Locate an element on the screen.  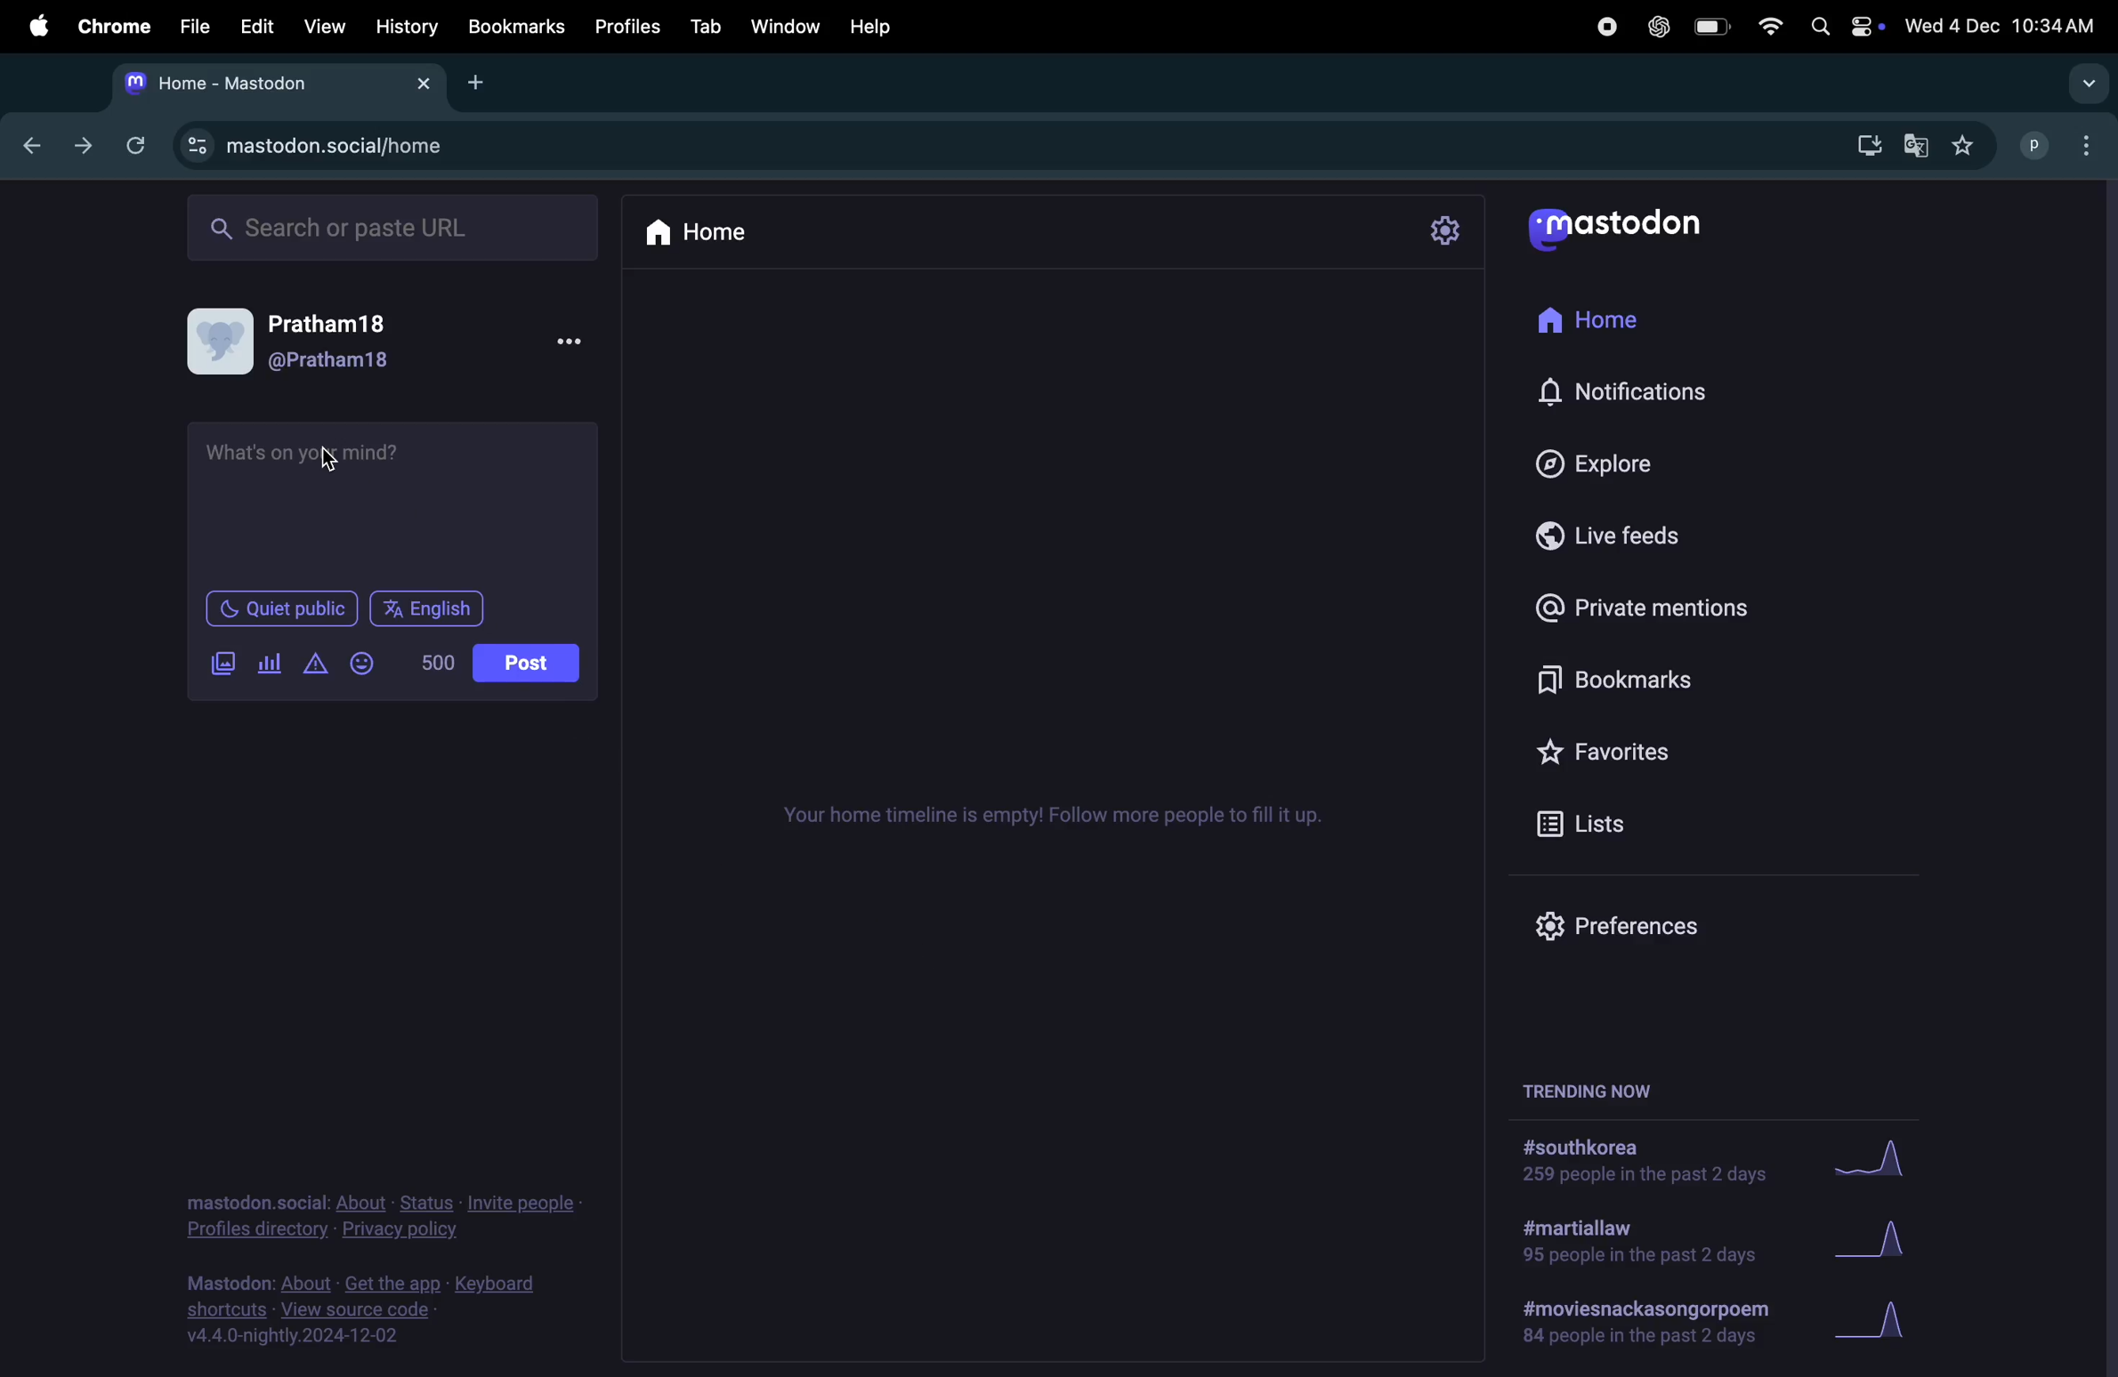
graph is located at coordinates (1875, 1166).